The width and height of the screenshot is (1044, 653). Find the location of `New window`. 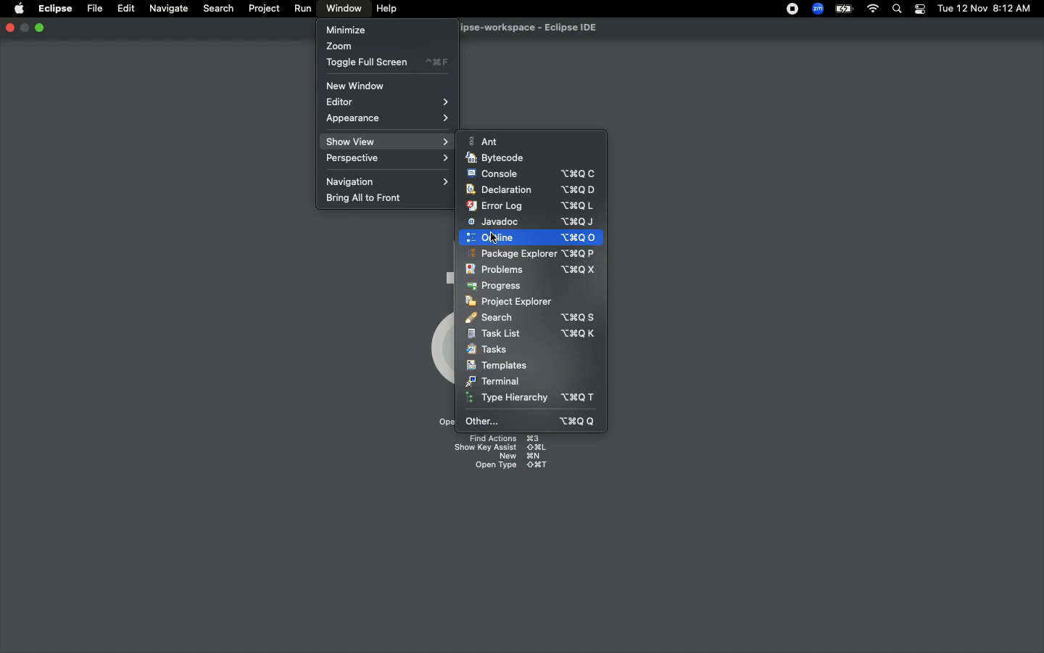

New window is located at coordinates (363, 86).